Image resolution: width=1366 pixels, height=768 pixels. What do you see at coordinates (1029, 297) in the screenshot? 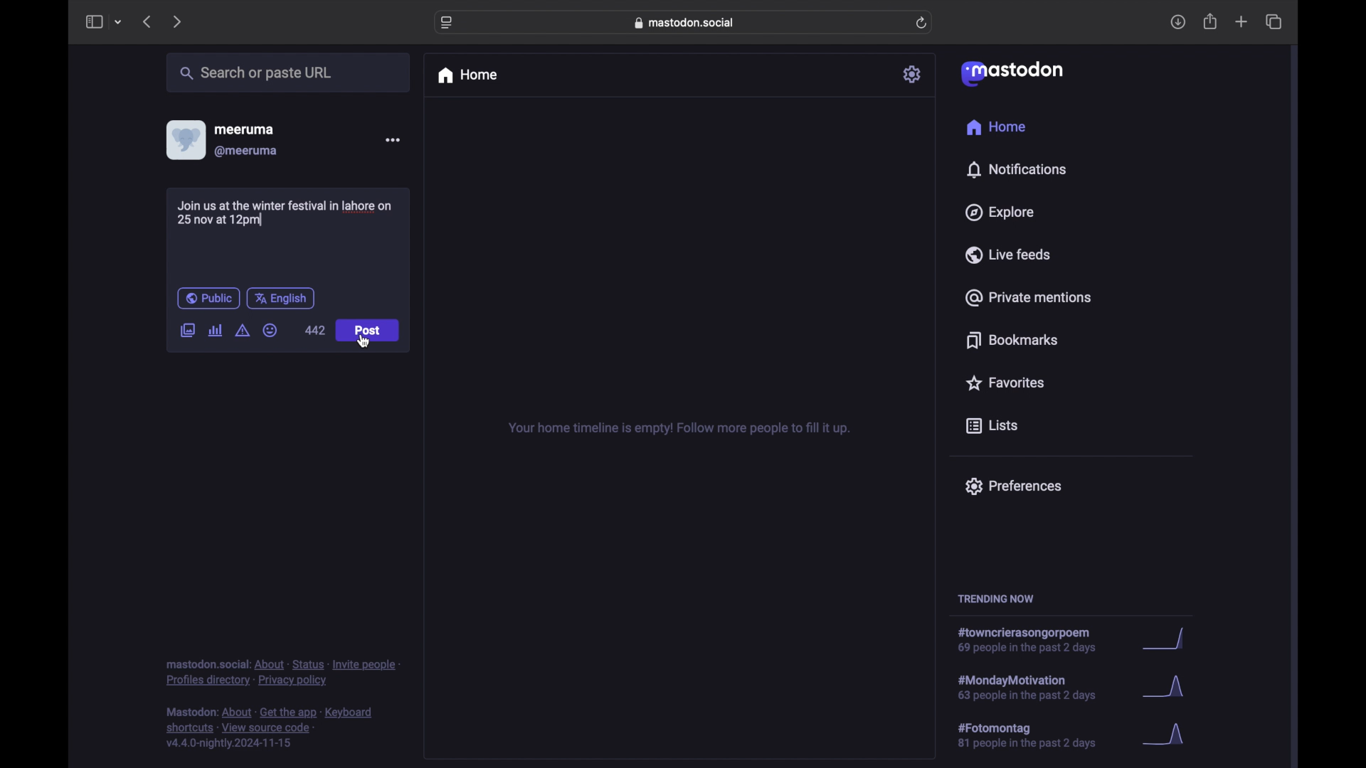
I see `private mentions` at bounding box center [1029, 297].